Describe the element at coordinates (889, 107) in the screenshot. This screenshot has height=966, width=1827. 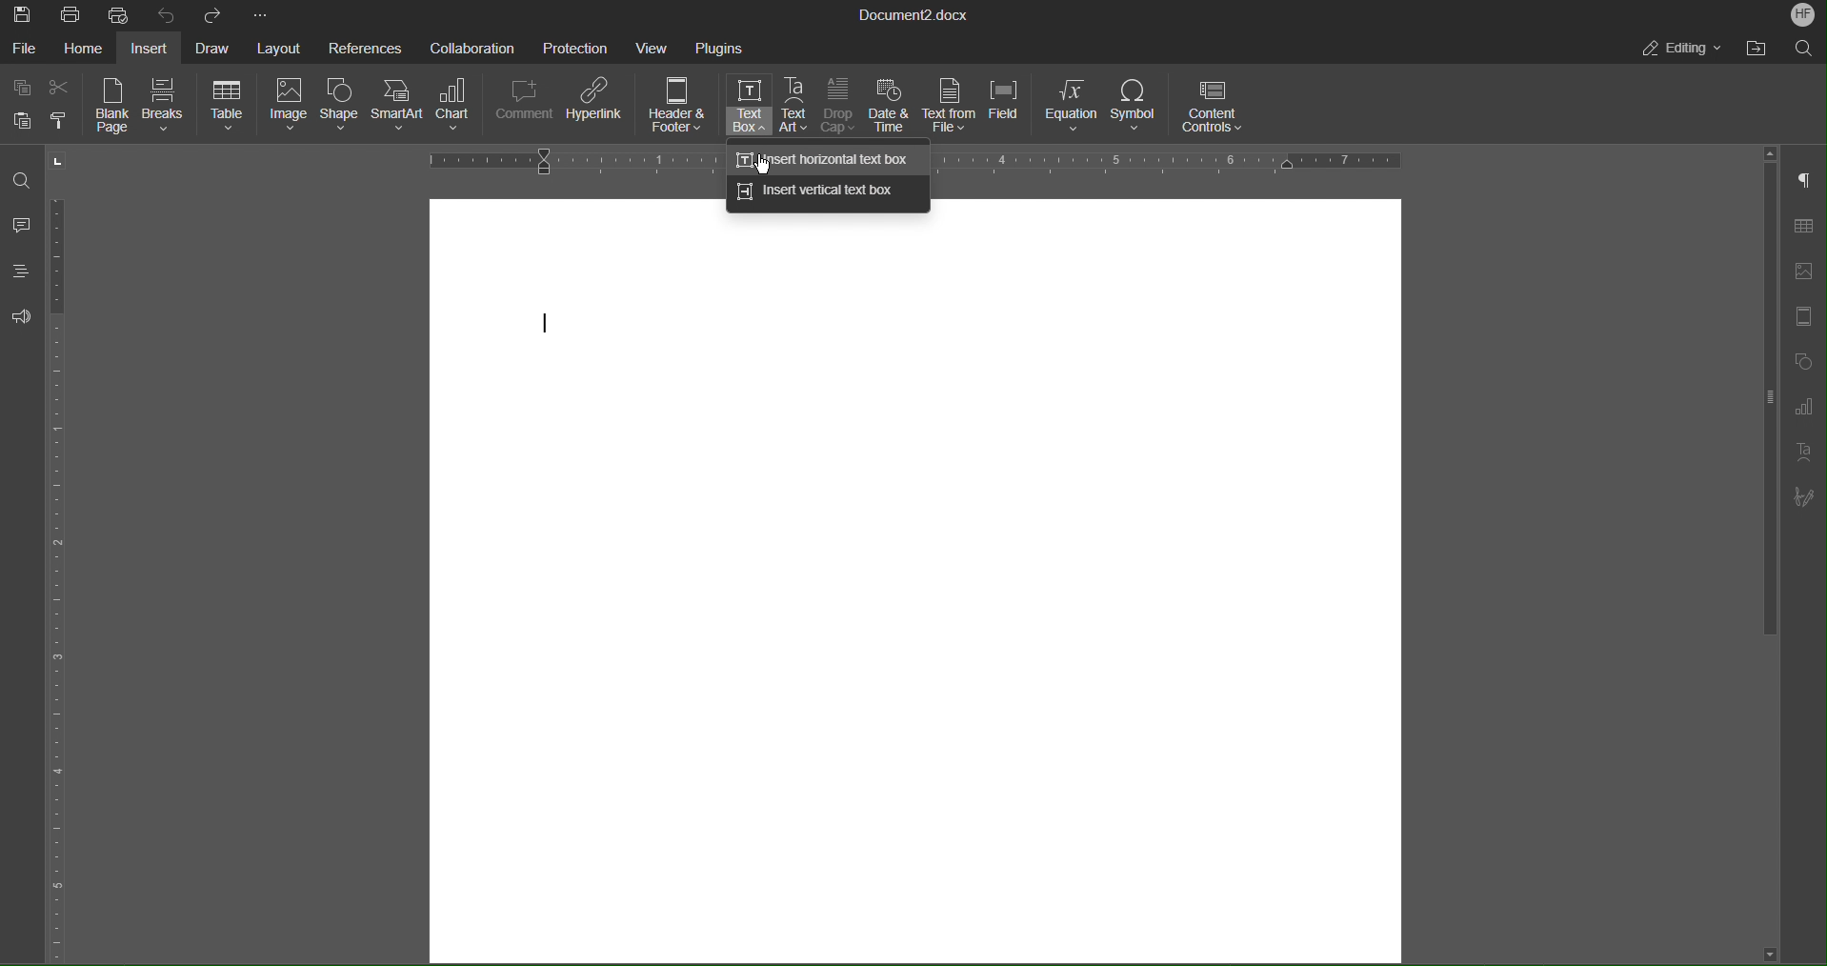
I see `Date & Time` at that location.